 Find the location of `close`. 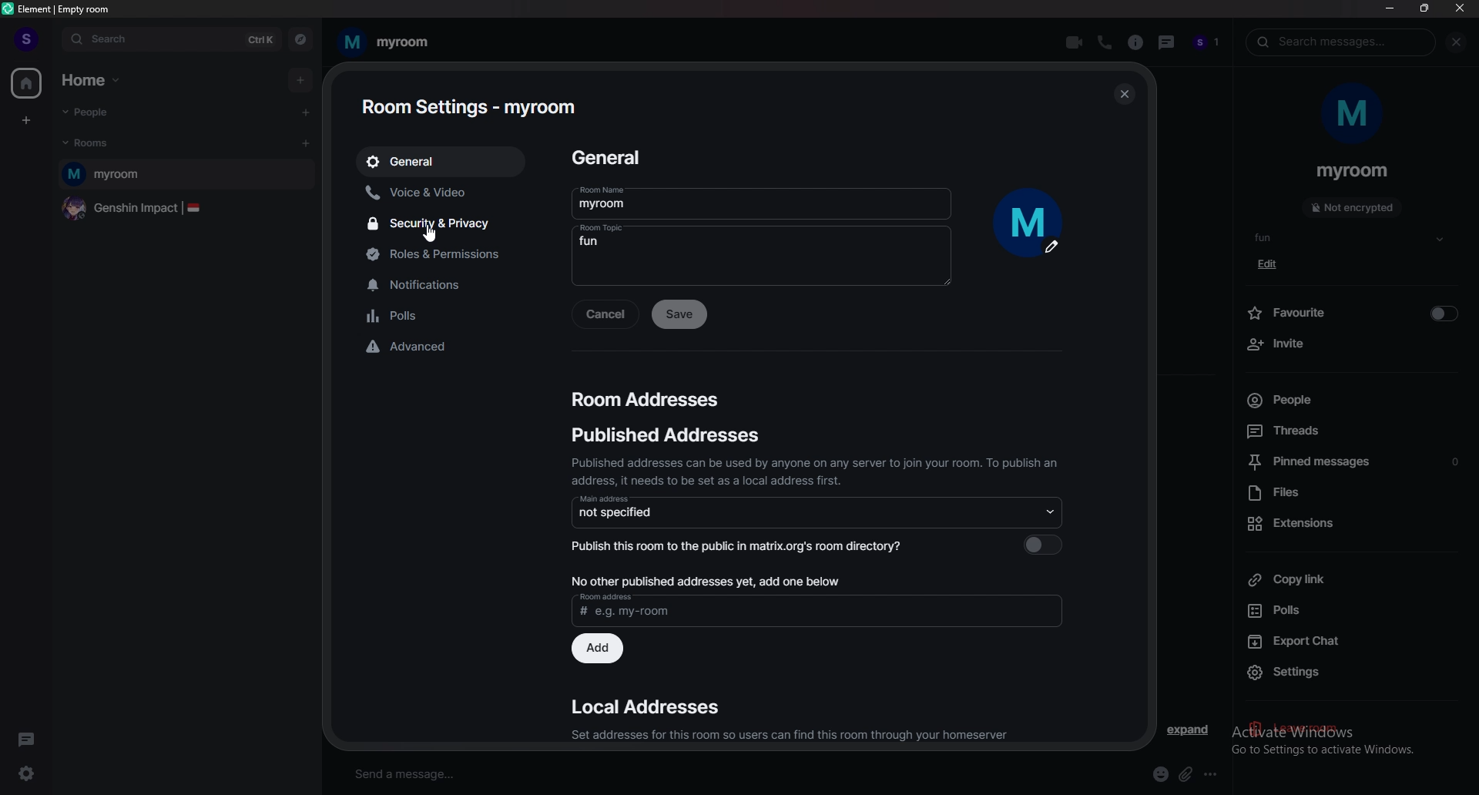

close is located at coordinates (1460, 9).